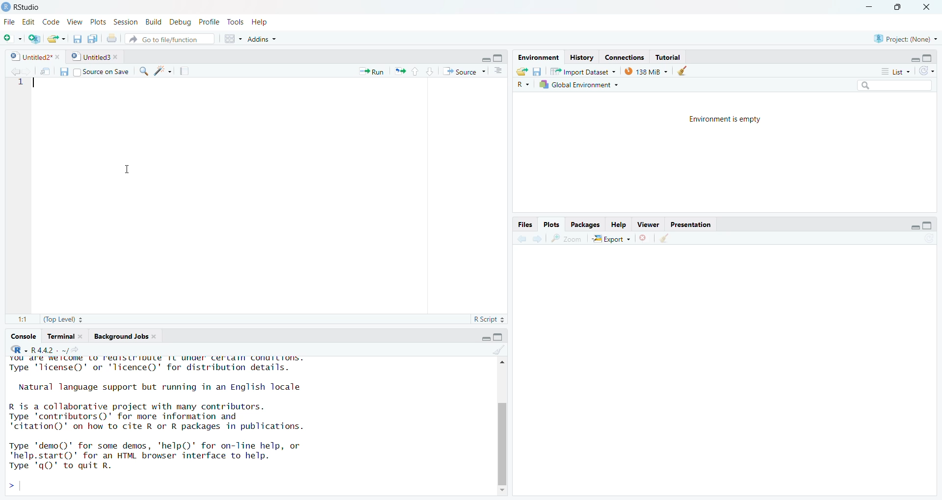 This screenshot has height=500, width=942. What do you see at coordinates (188, 71) in the screenshot?
I see `compile project` at bounding box center [188, 71].